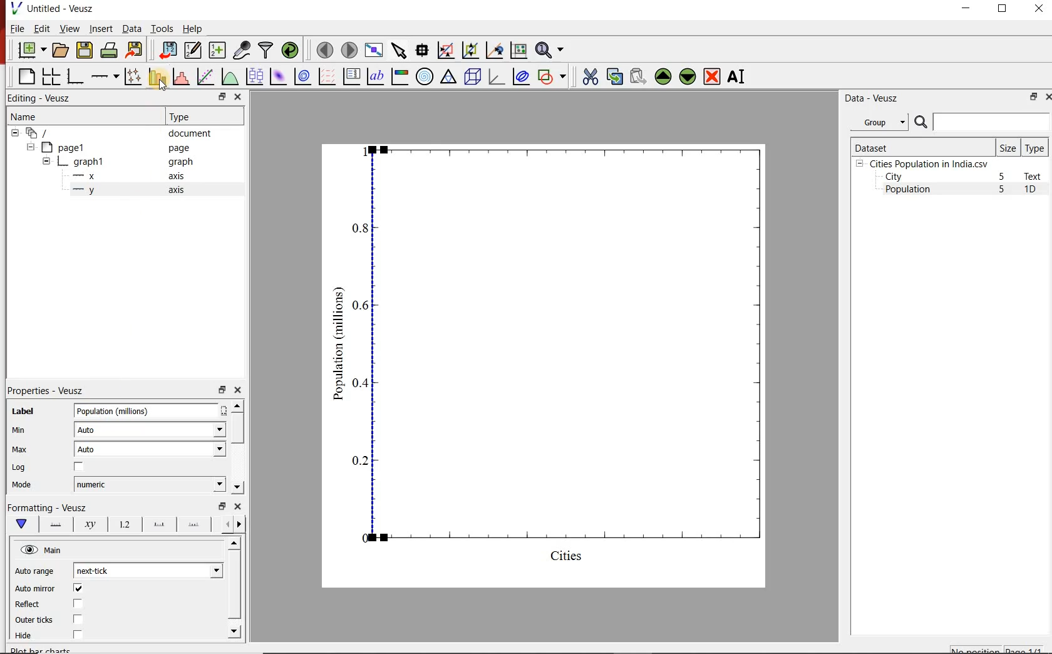  Describe the element at coordinates (425, 76) in the screenshot. I see `polar graph` at that location.